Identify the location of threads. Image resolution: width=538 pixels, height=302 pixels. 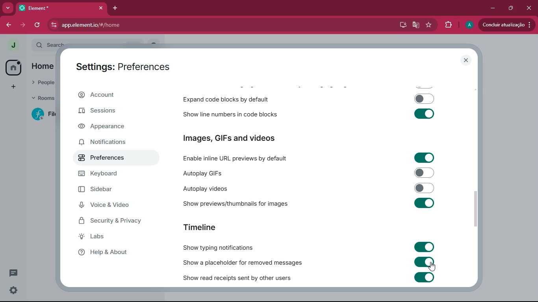
(13, 273).